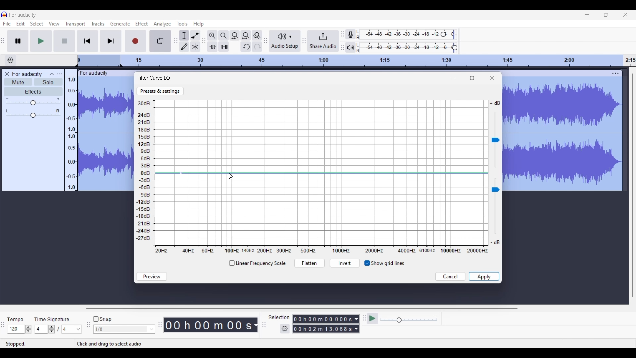  I want to click on Change pan, so click(33, 116).